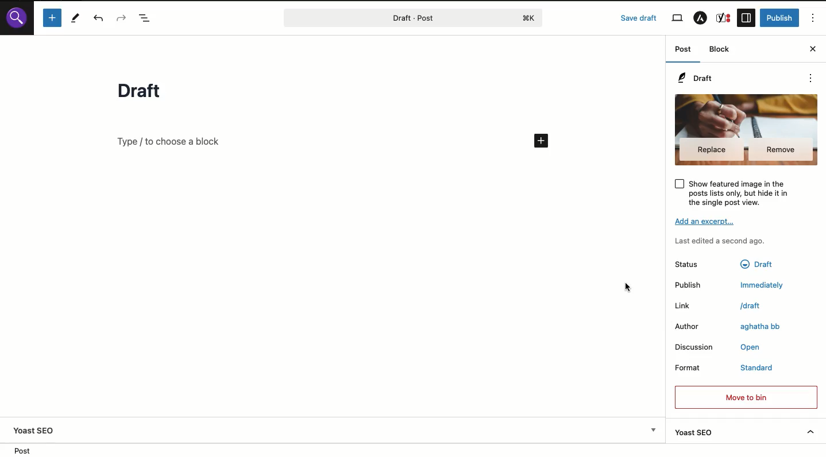 Image resolution: width=826 pixels, height=457 pixels. I want to click on add, so click(541, 140).